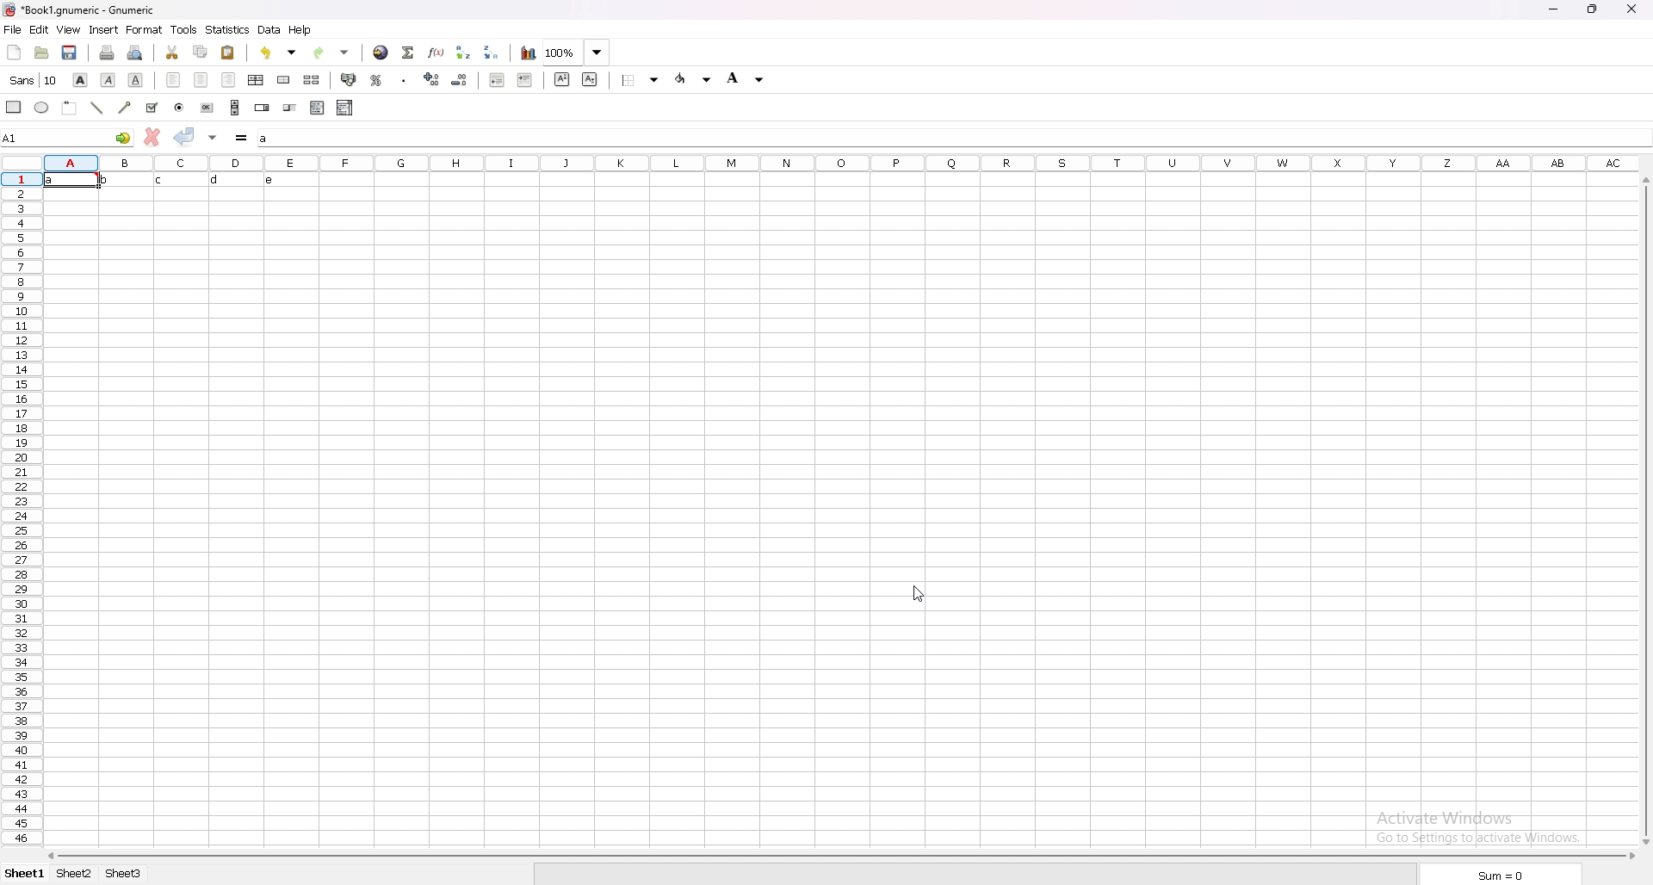 This screenshot has width=1653, height=885. I want to click on ellipse, so click(41, 108).